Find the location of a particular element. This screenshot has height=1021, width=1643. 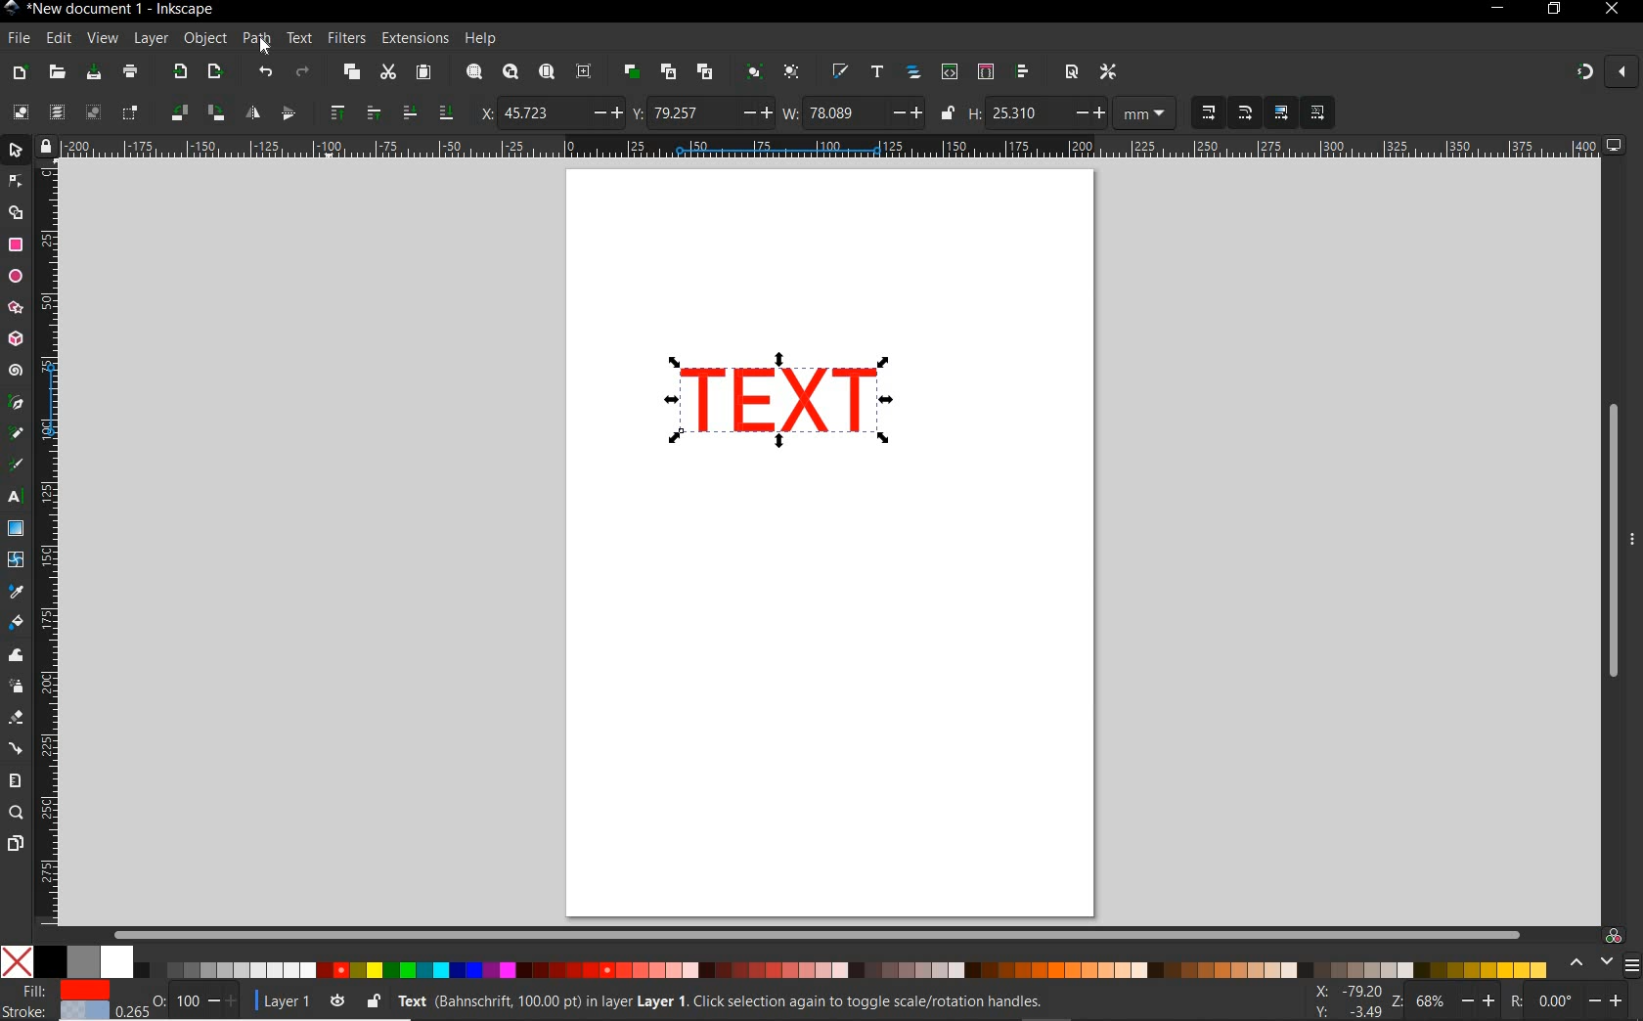

SELECT ALL is located at coordinates (20, 111).